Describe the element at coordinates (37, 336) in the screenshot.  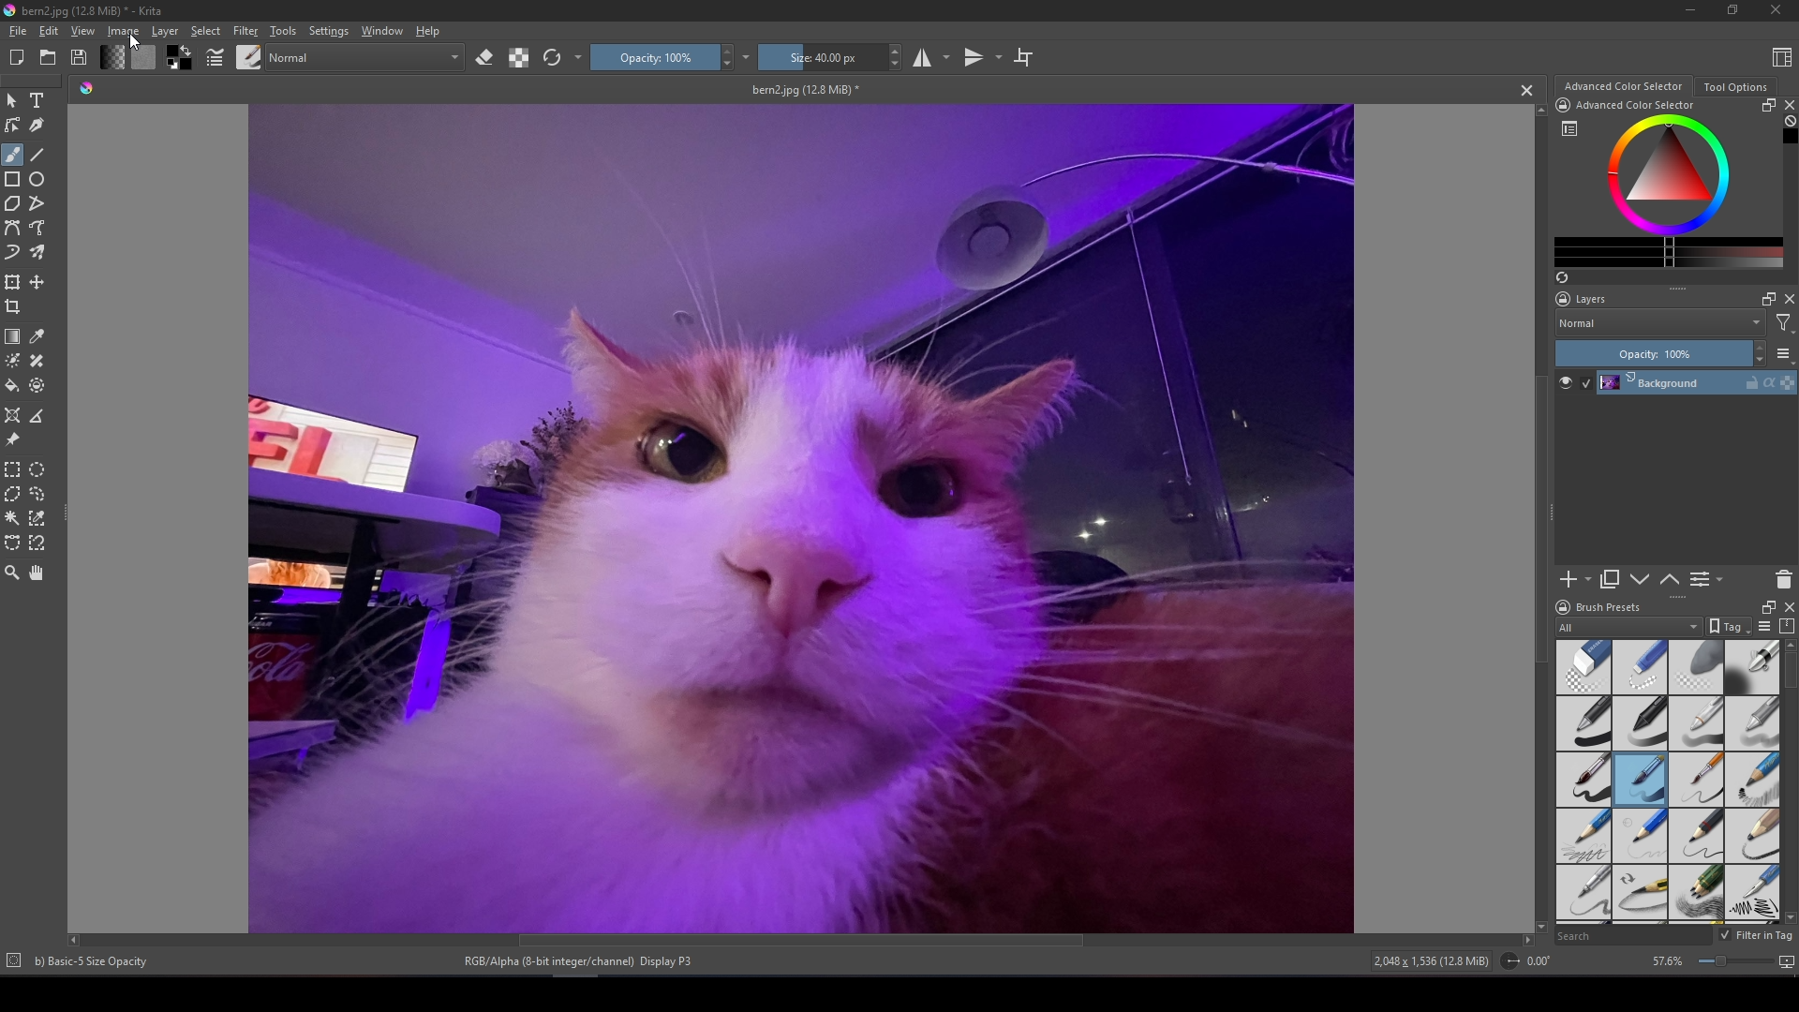
I see `Sample a color from image or current layer` at that location.